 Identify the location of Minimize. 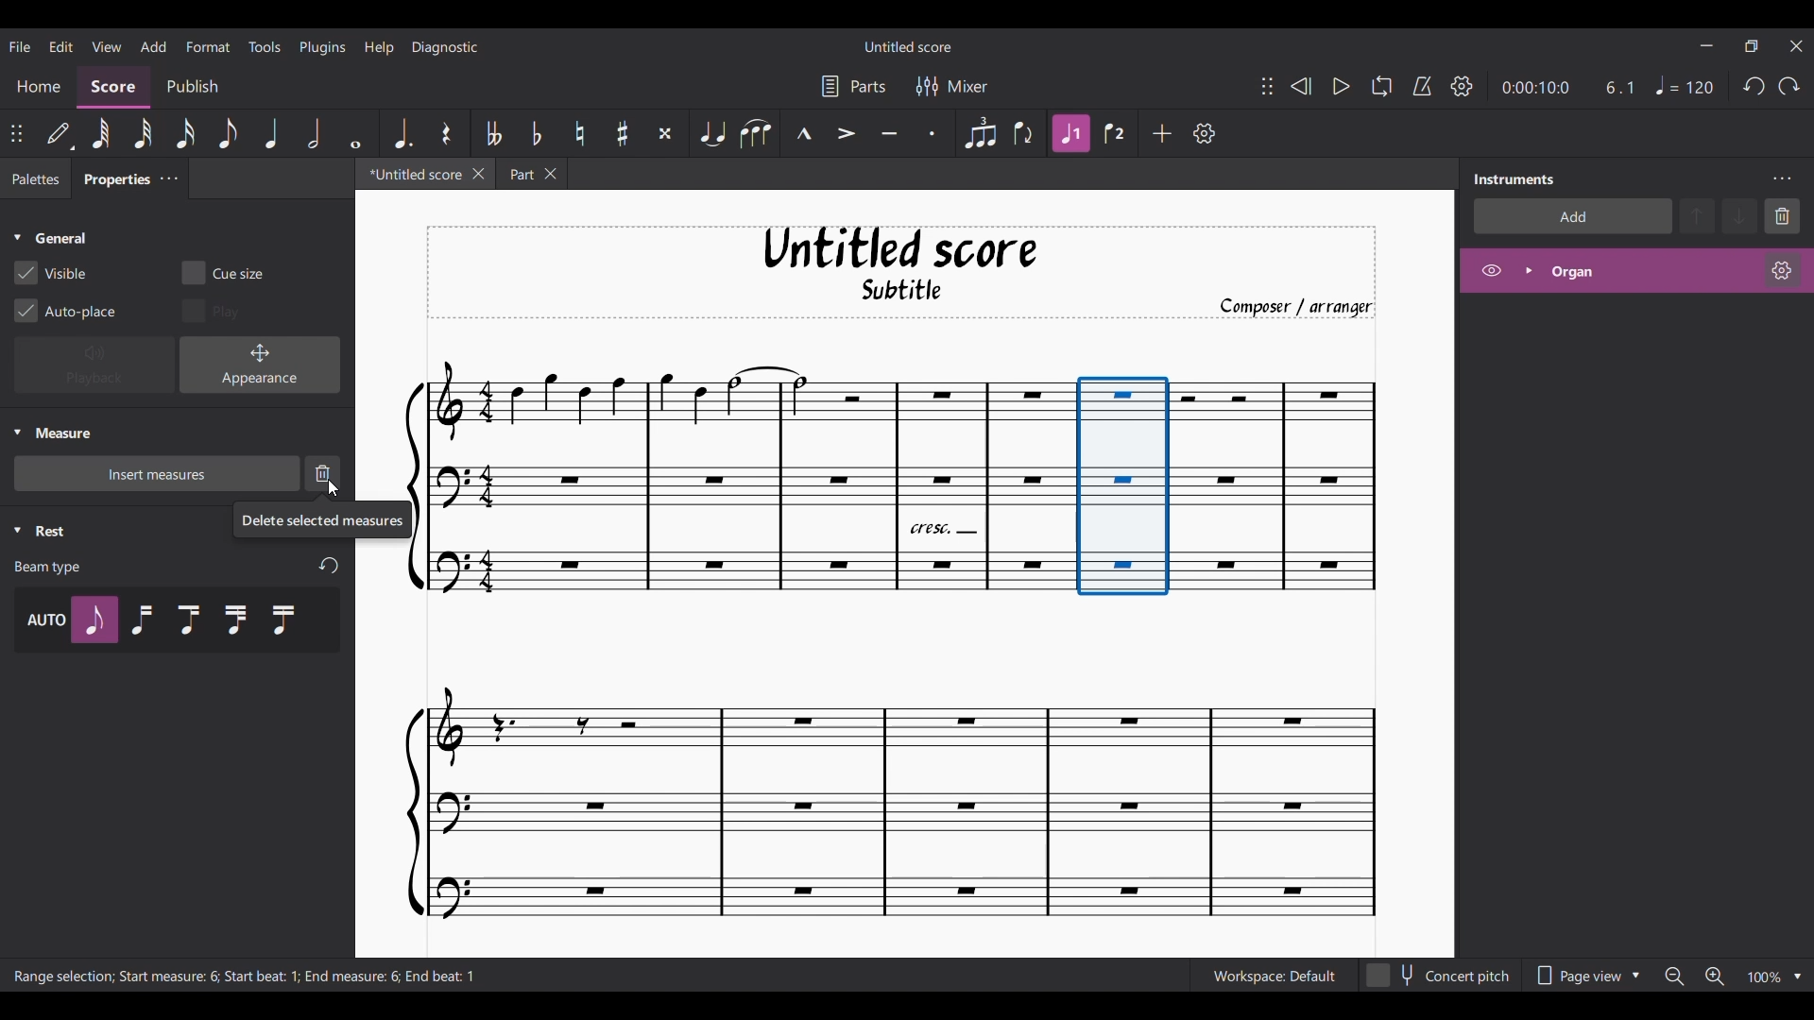
(1706, 45).